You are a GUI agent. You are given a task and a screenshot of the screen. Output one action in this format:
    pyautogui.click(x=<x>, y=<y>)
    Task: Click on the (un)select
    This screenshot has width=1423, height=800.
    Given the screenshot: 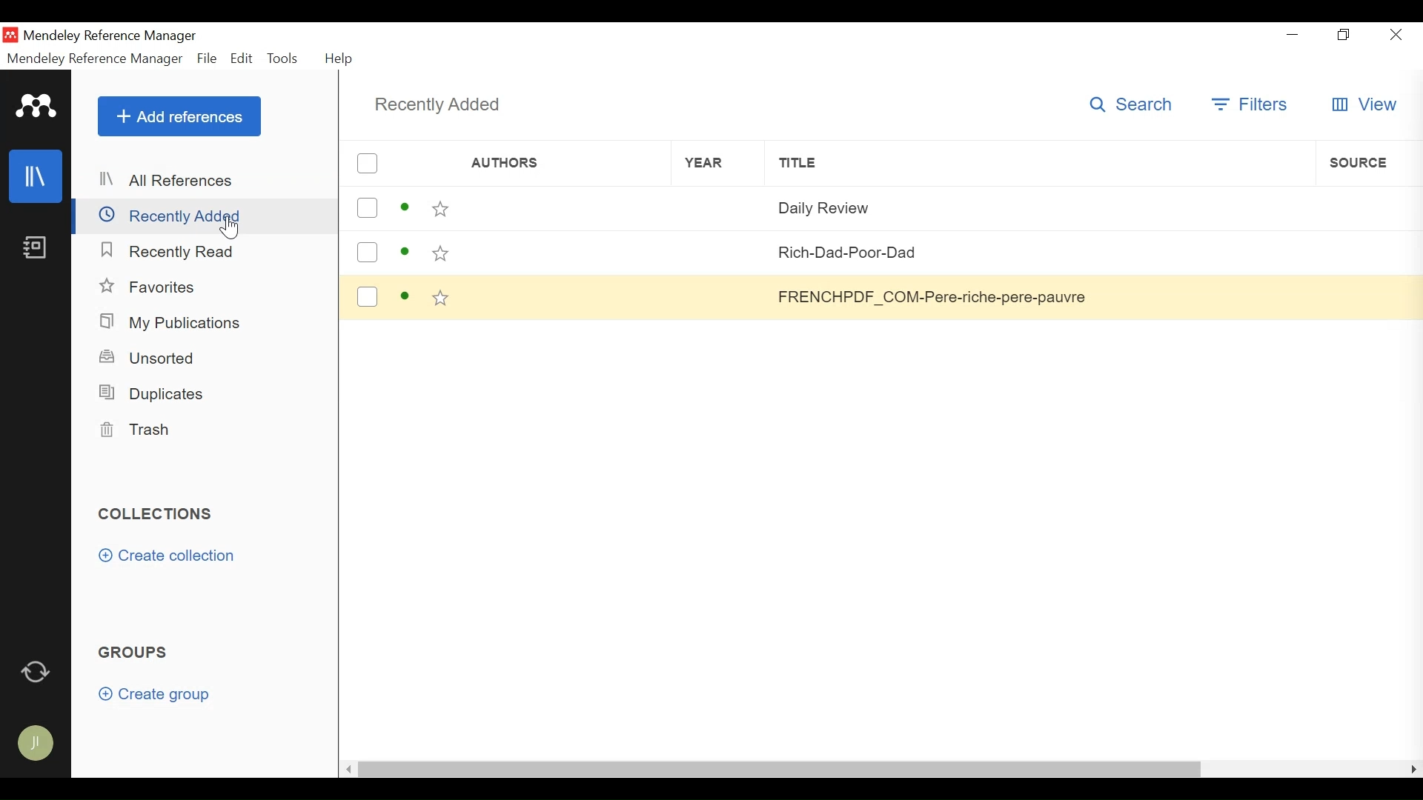 What is the action you would take?
    pyautogui.click(x=367, y=298)
    